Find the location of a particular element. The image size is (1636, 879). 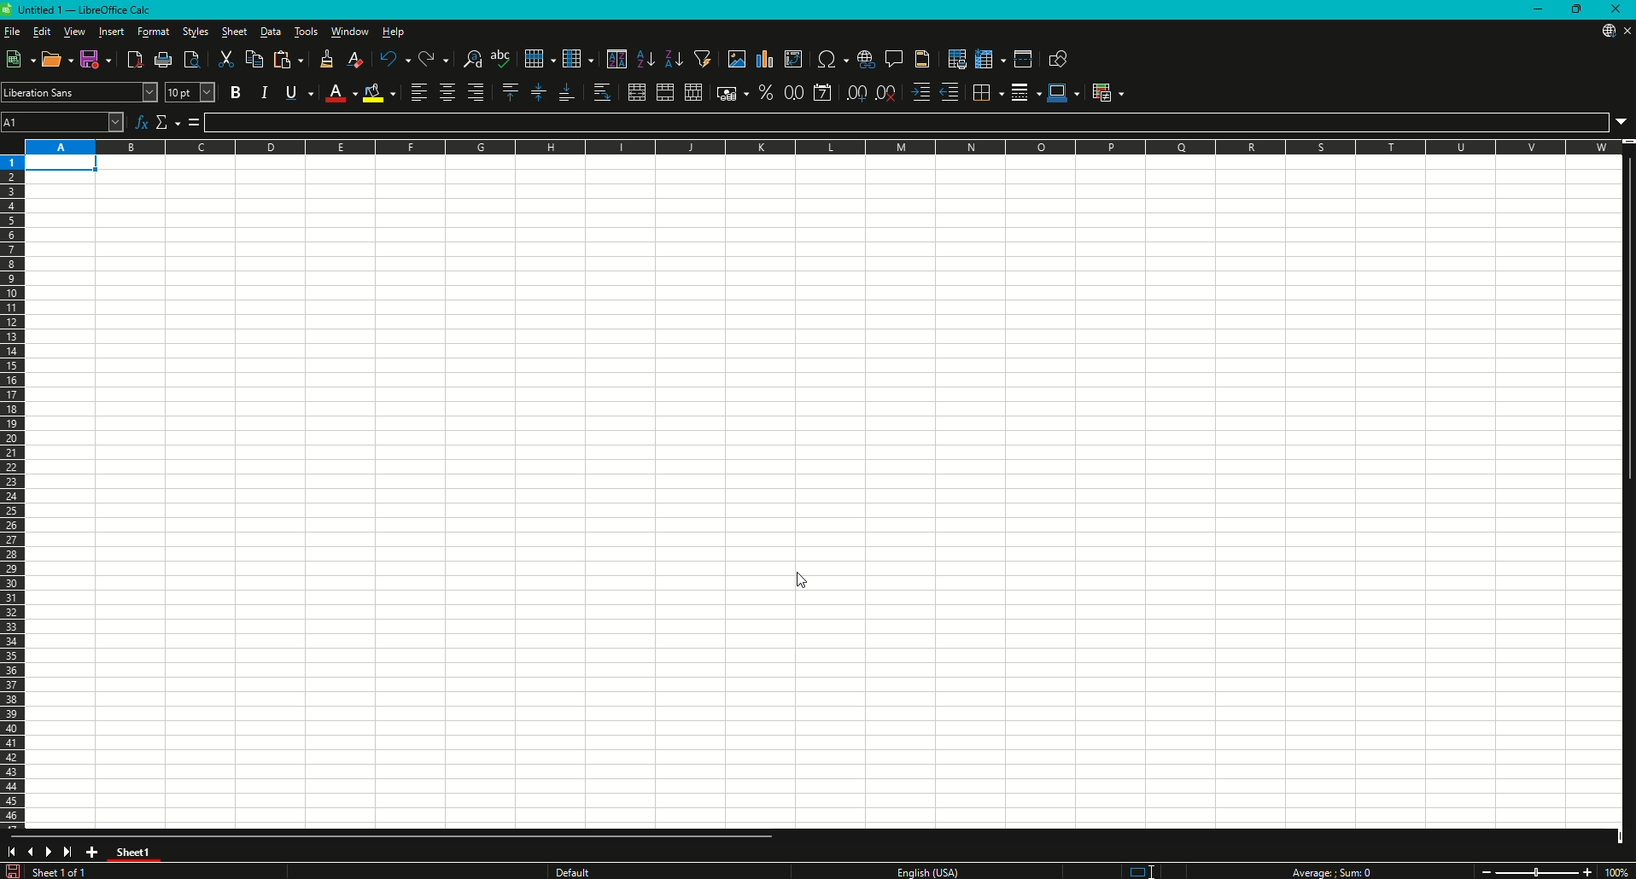

Conditional is located at coordinates (1107, 93).